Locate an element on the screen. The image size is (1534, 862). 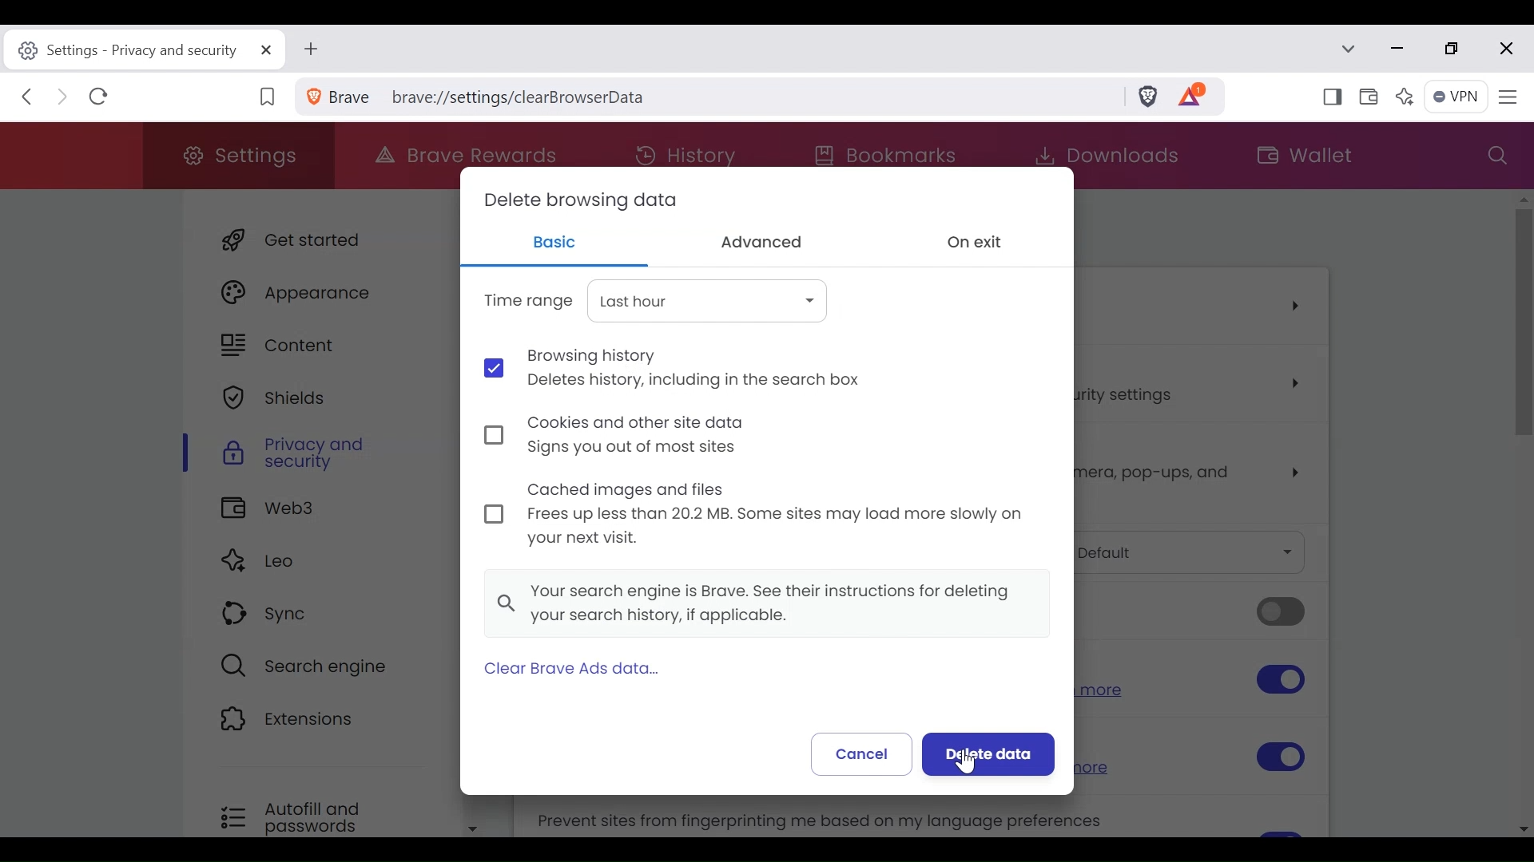
Scroll down is located at coordinates (1524, 828).